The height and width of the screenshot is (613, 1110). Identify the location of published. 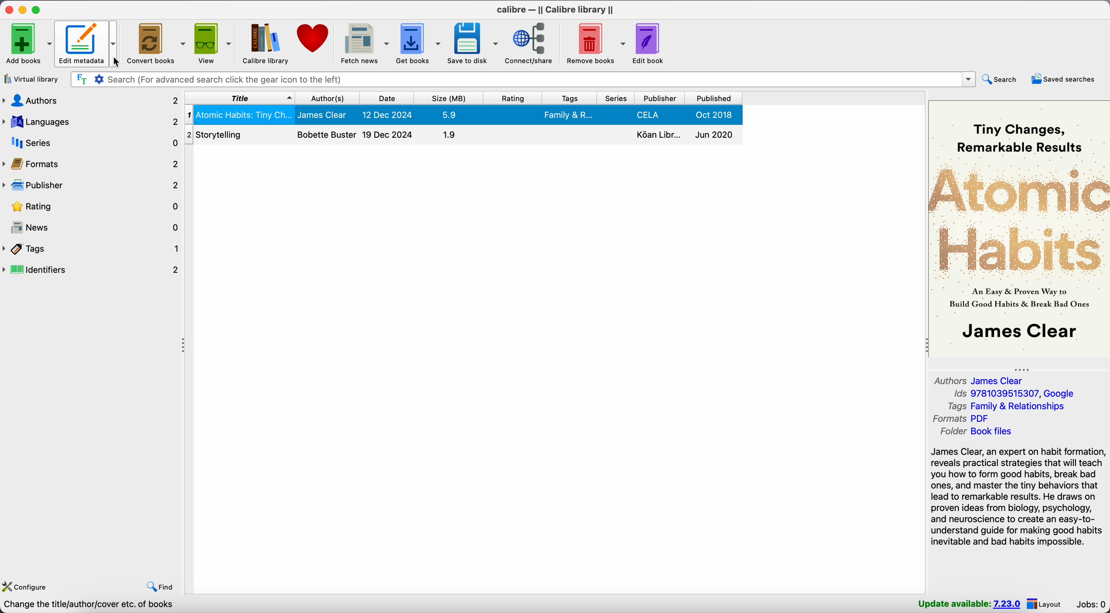
(715, 98).